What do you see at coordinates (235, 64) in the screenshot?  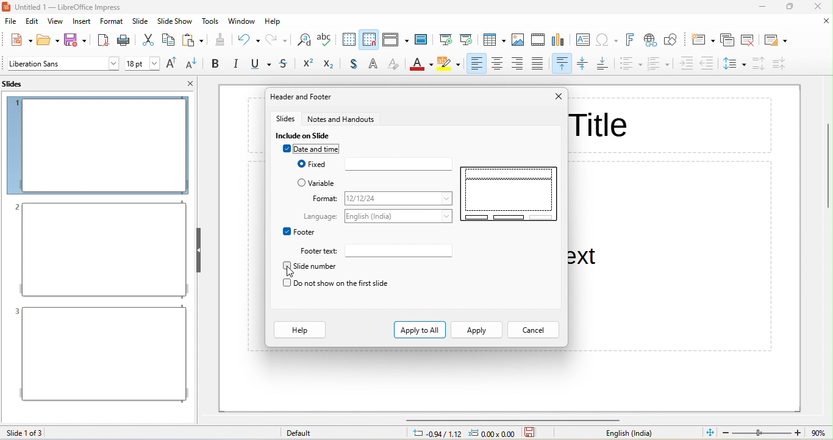 I see `italic` at bounding box center [235, 64].